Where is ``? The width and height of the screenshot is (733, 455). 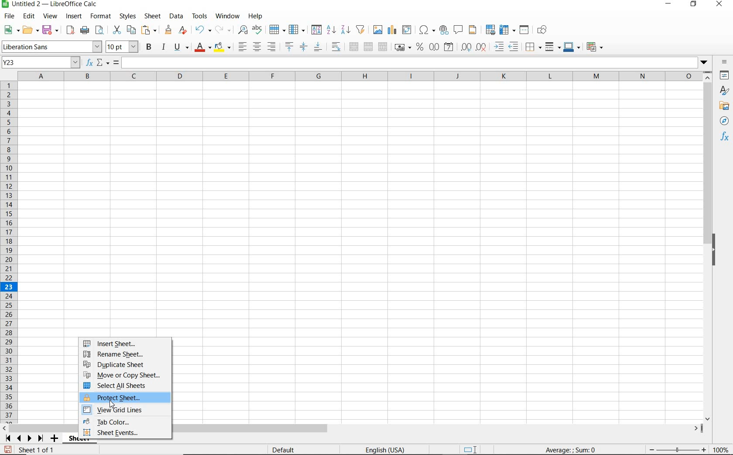
 is located at coordinates (257, 31).